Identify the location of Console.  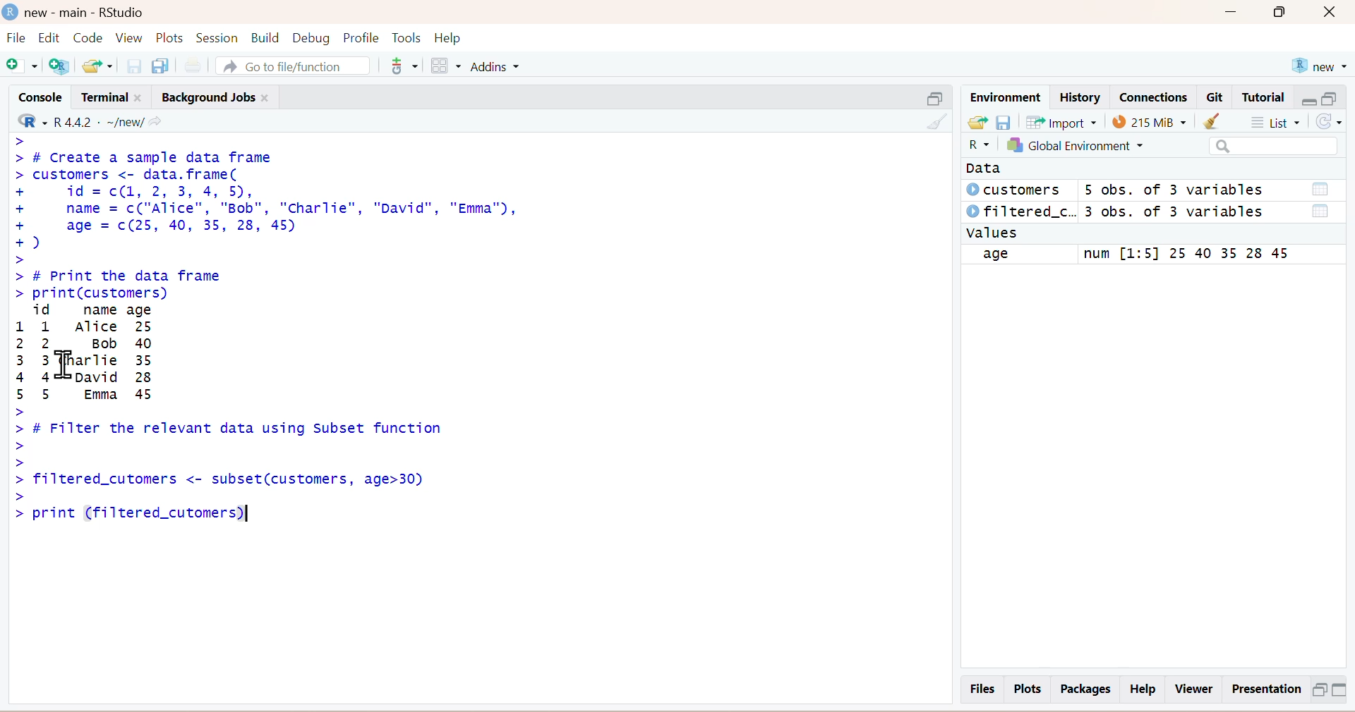
(37, 95).